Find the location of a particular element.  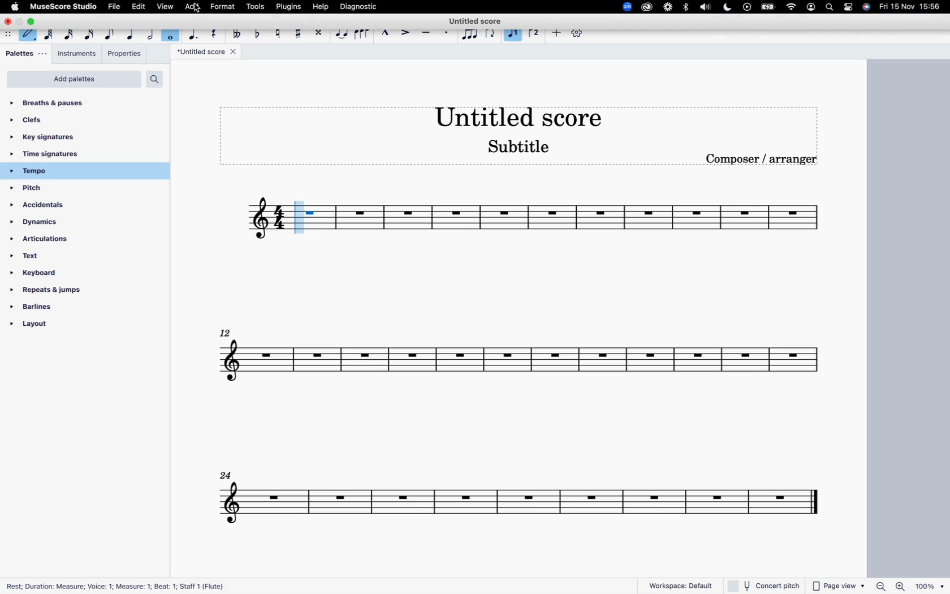

palettes is located at coordinates (26, 55).